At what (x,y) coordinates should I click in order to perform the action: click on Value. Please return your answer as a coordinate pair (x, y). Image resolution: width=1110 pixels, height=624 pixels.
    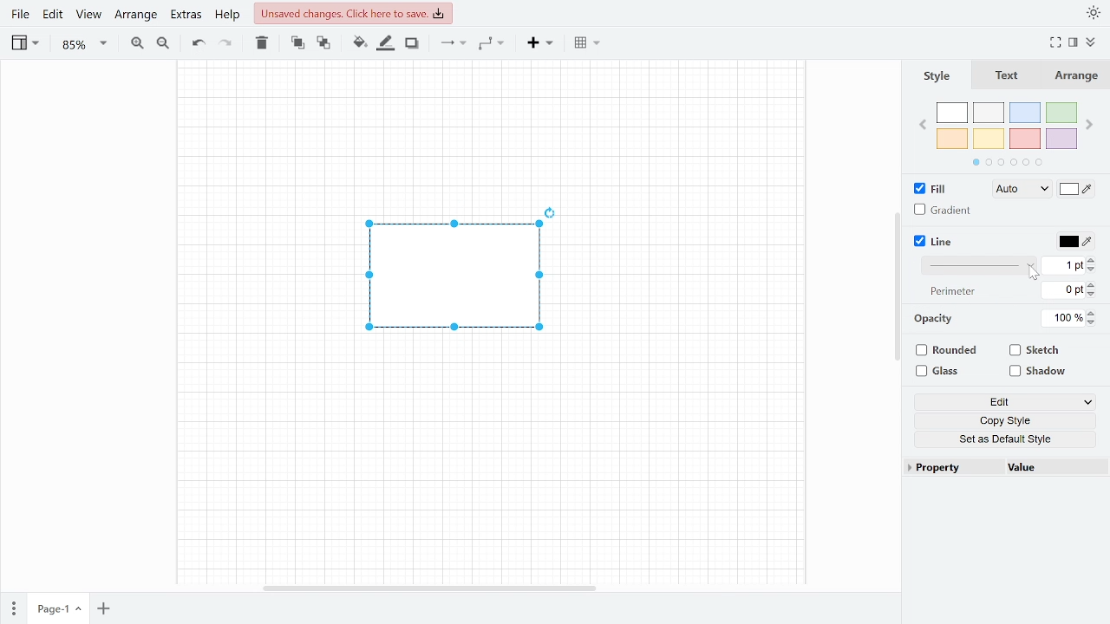
    Looking at the image, I should click on (1051, 469).